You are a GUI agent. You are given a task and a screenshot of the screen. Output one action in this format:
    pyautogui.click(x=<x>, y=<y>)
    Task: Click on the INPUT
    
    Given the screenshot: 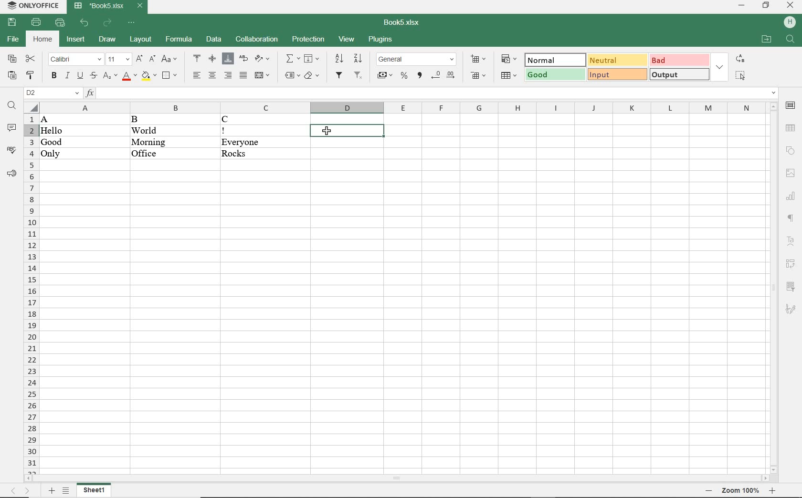 What is the action you would take?
    pyautogui.click(x=616, y=74)
    